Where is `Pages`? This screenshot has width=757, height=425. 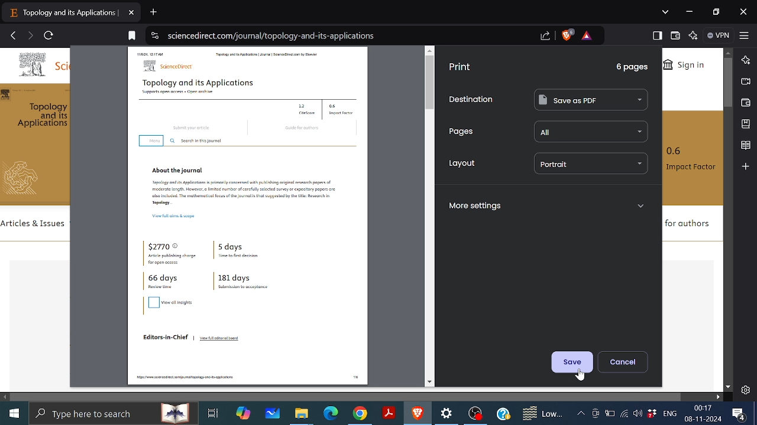
Pages is located at coordinates (464, 132).